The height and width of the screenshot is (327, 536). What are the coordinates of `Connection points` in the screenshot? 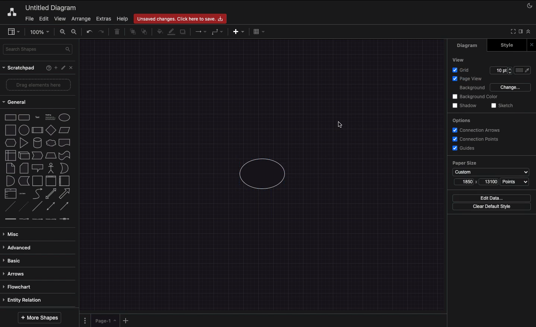 It's located at (476, 139).